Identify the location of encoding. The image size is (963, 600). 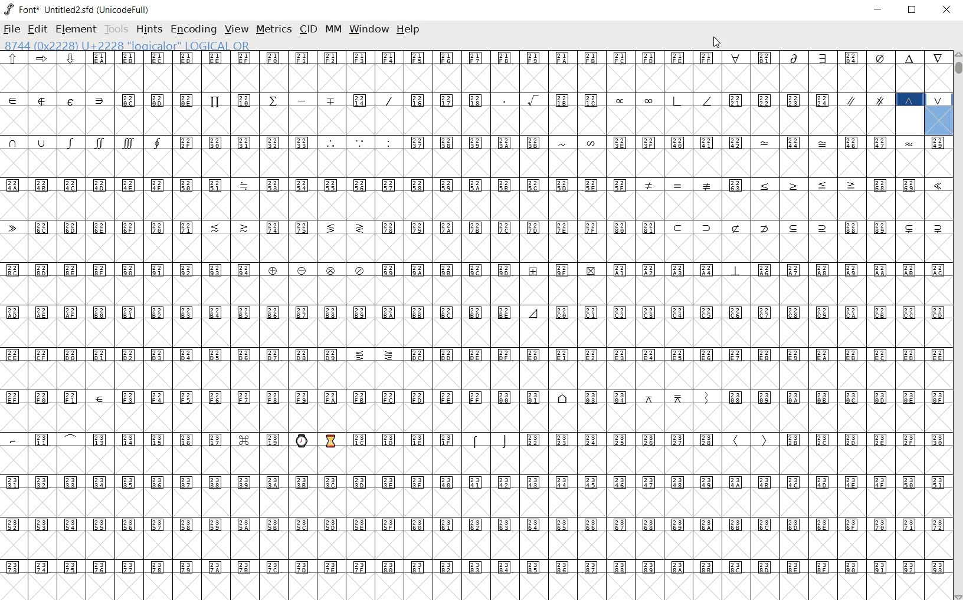
(194, 30).